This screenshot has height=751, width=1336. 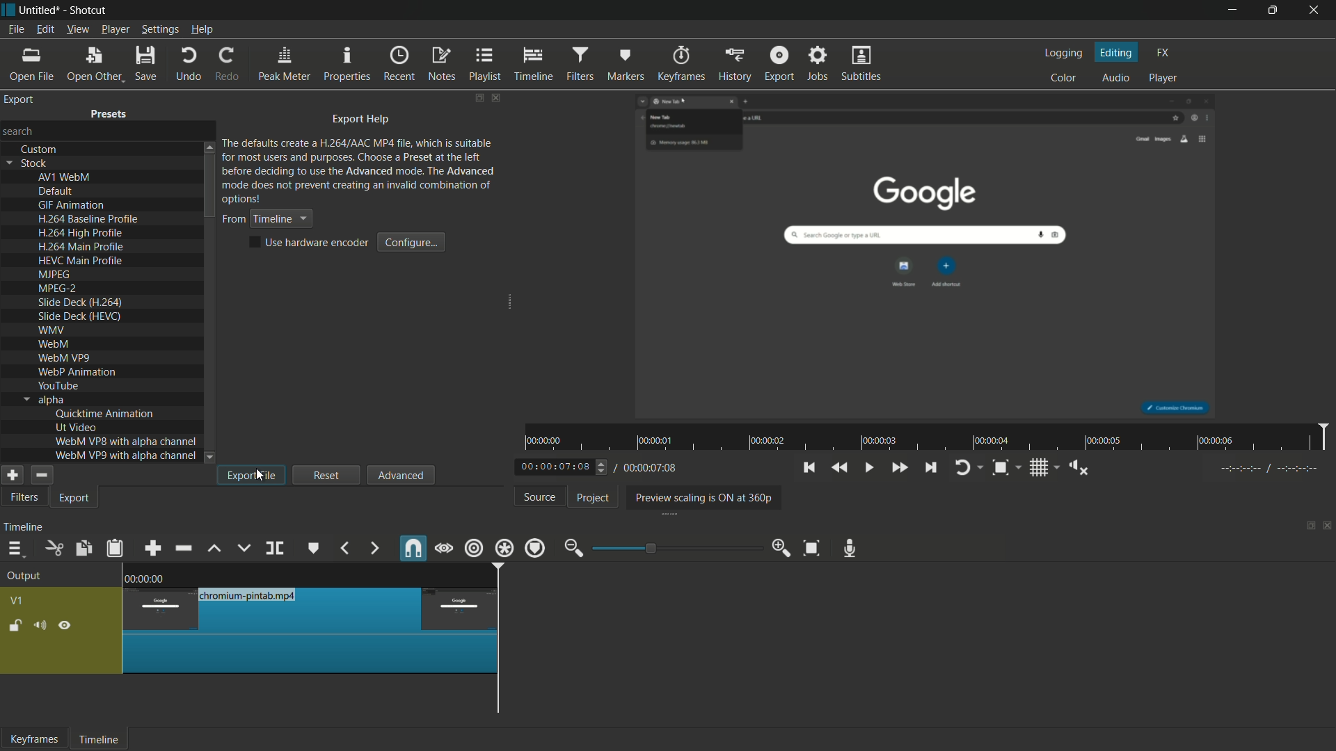 I want to click on mjpeg, so click(x=55, y=275).